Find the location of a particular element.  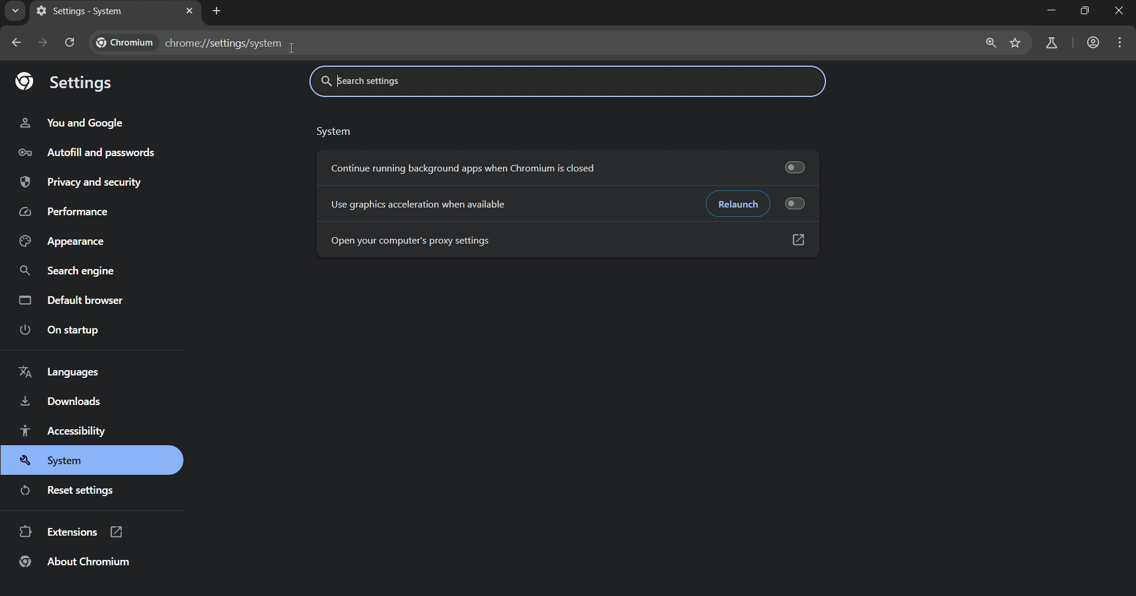

cursor is located at coordinates (295, 48).